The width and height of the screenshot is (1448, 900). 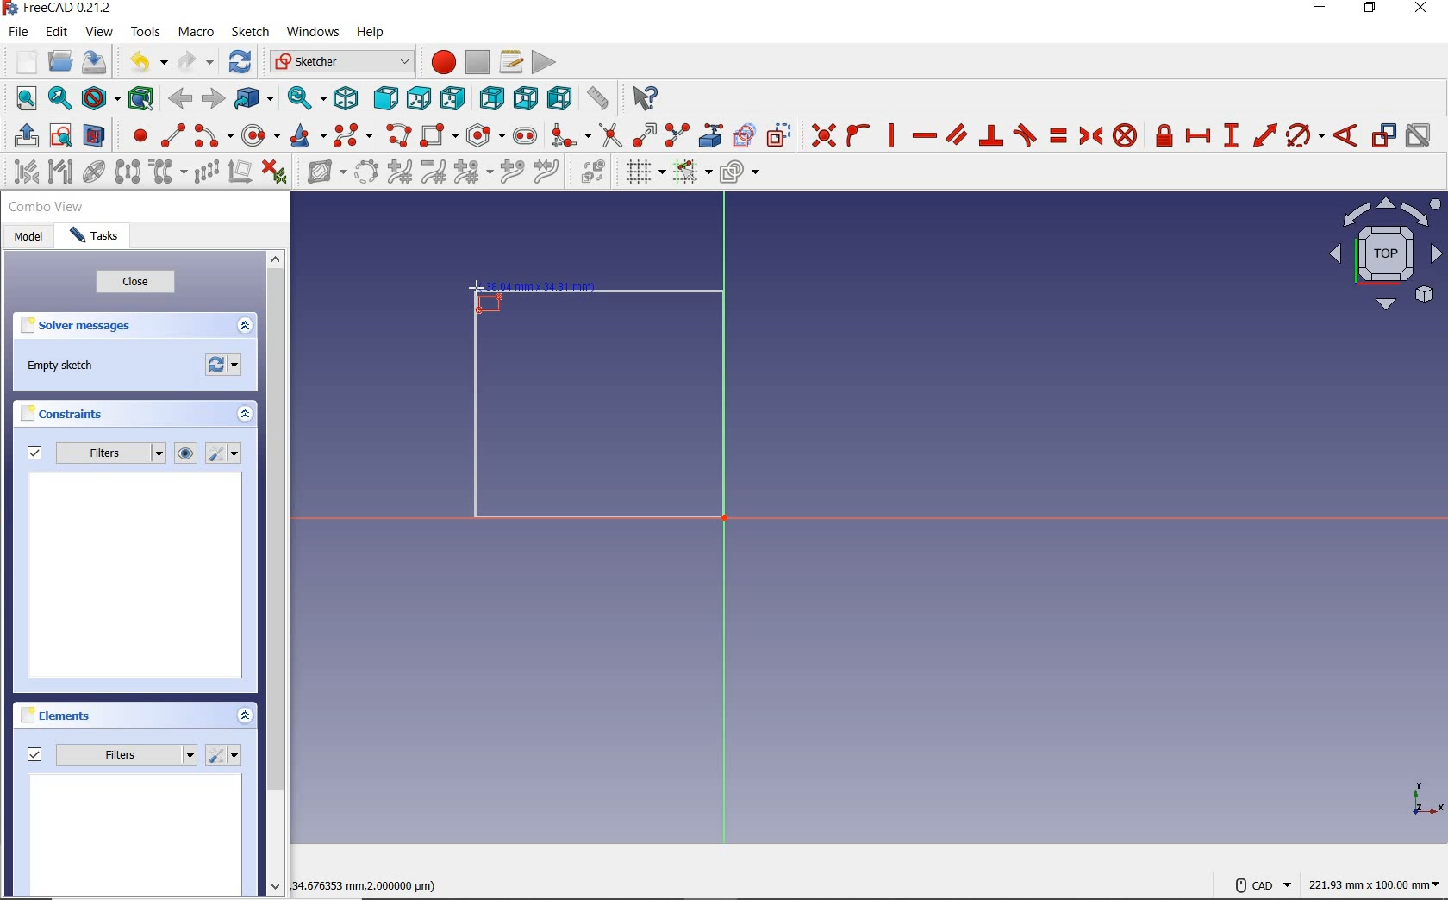 What do you see at coordinates (170, 134) in the screenshot?
I see `create line` at bounding box center [170, 134].